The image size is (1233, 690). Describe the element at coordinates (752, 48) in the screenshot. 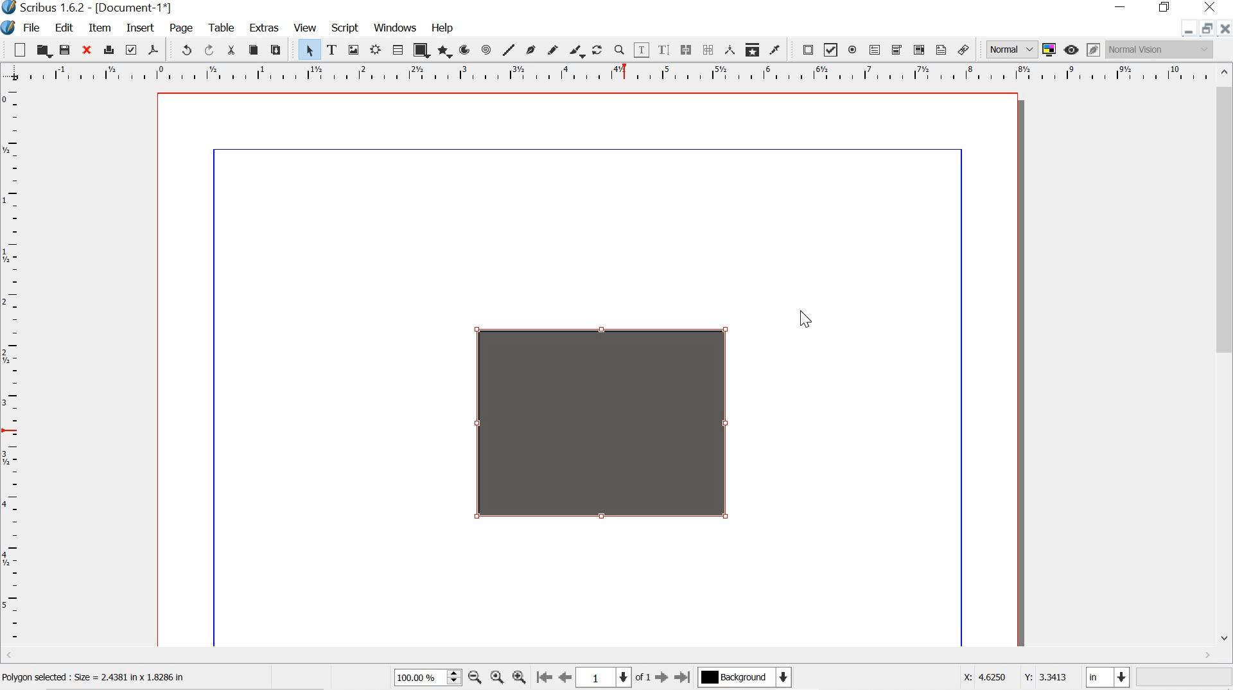

I see `copy item properties` at that location.